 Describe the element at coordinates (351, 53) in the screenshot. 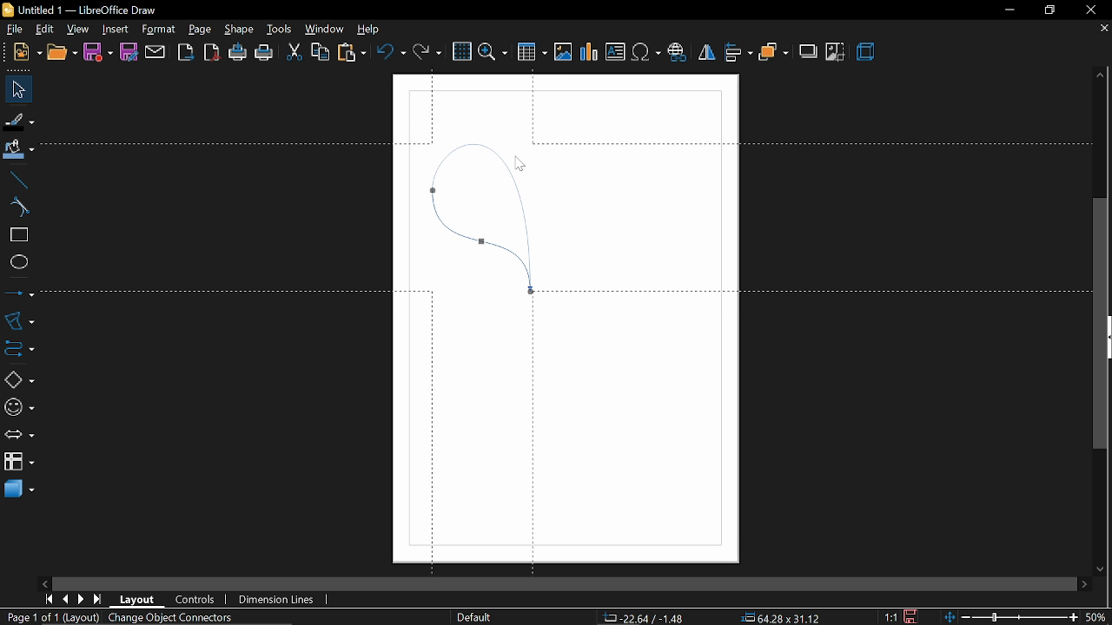

I see `paste` at that location.